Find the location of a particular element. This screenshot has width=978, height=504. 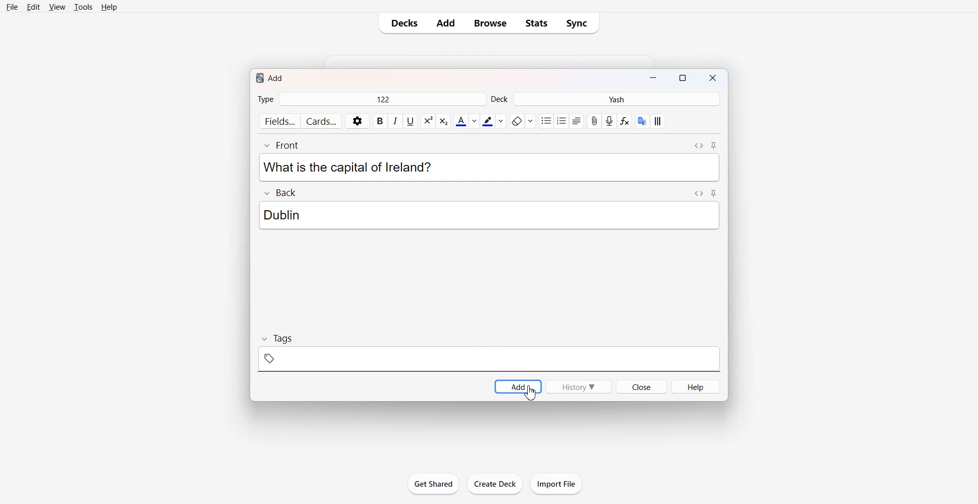

Text is located at coordinates (286, 215).